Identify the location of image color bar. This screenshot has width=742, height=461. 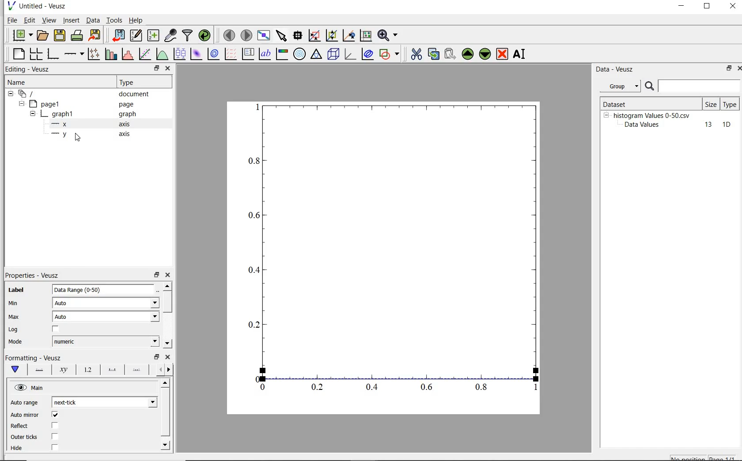
(283, 54).